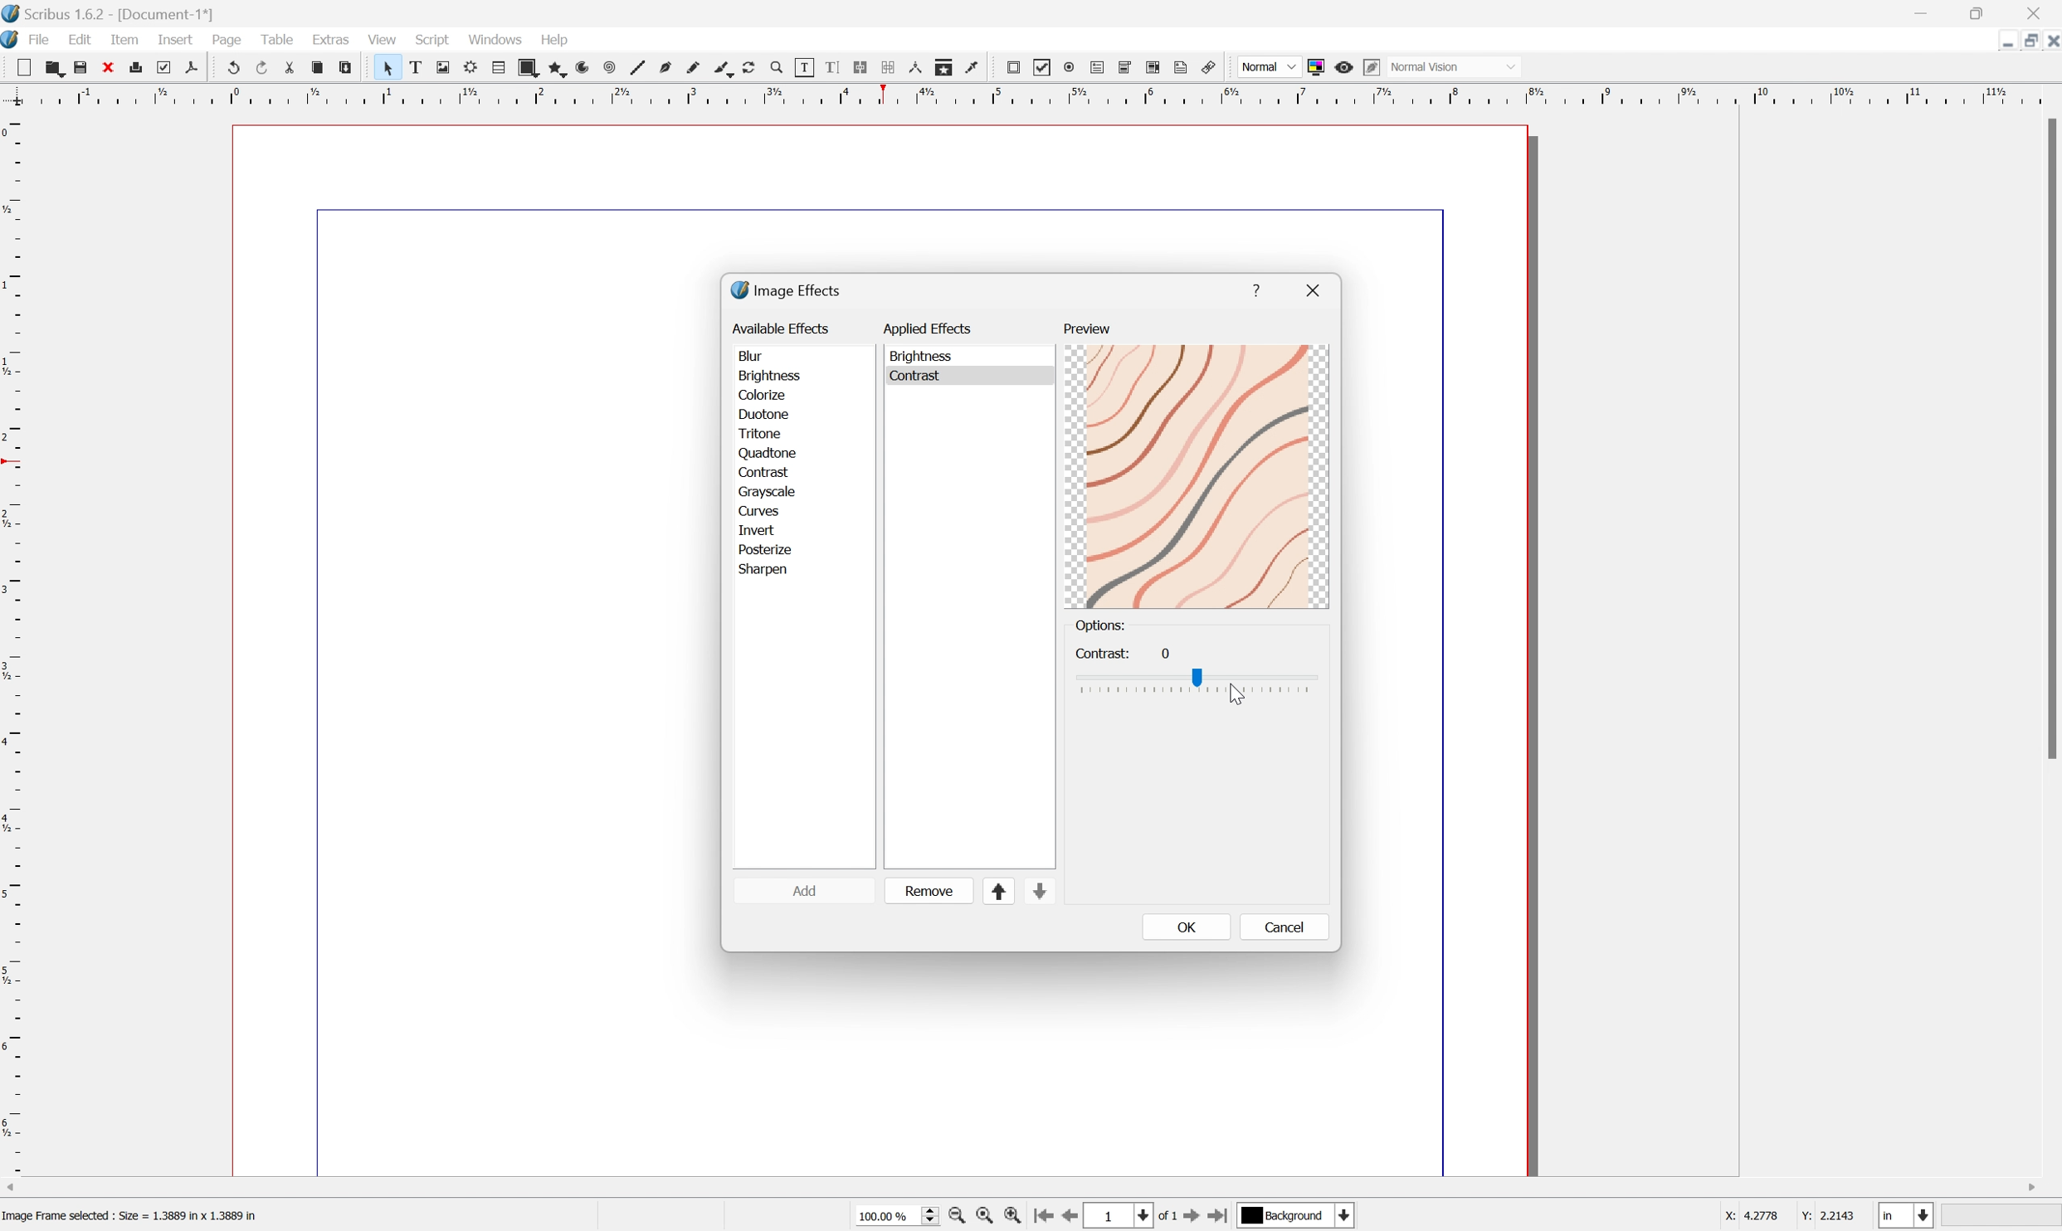 The width and height of the screenshot is (2062, 1231). Describe the element at coordinates (894, 1217) in the screenshot. I see `Zoom 100%` at that location.